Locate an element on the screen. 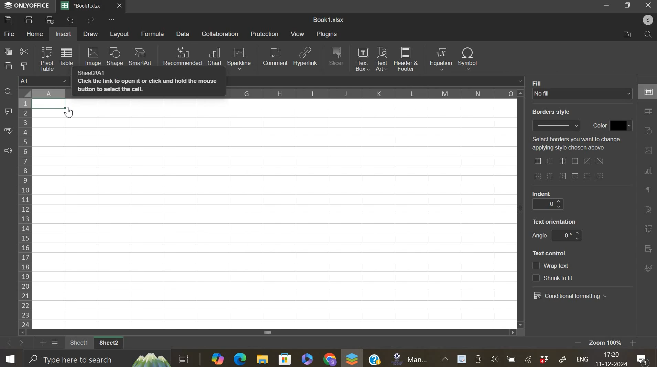 The image size is (657, 367). files is located at coordinates (627, 34).